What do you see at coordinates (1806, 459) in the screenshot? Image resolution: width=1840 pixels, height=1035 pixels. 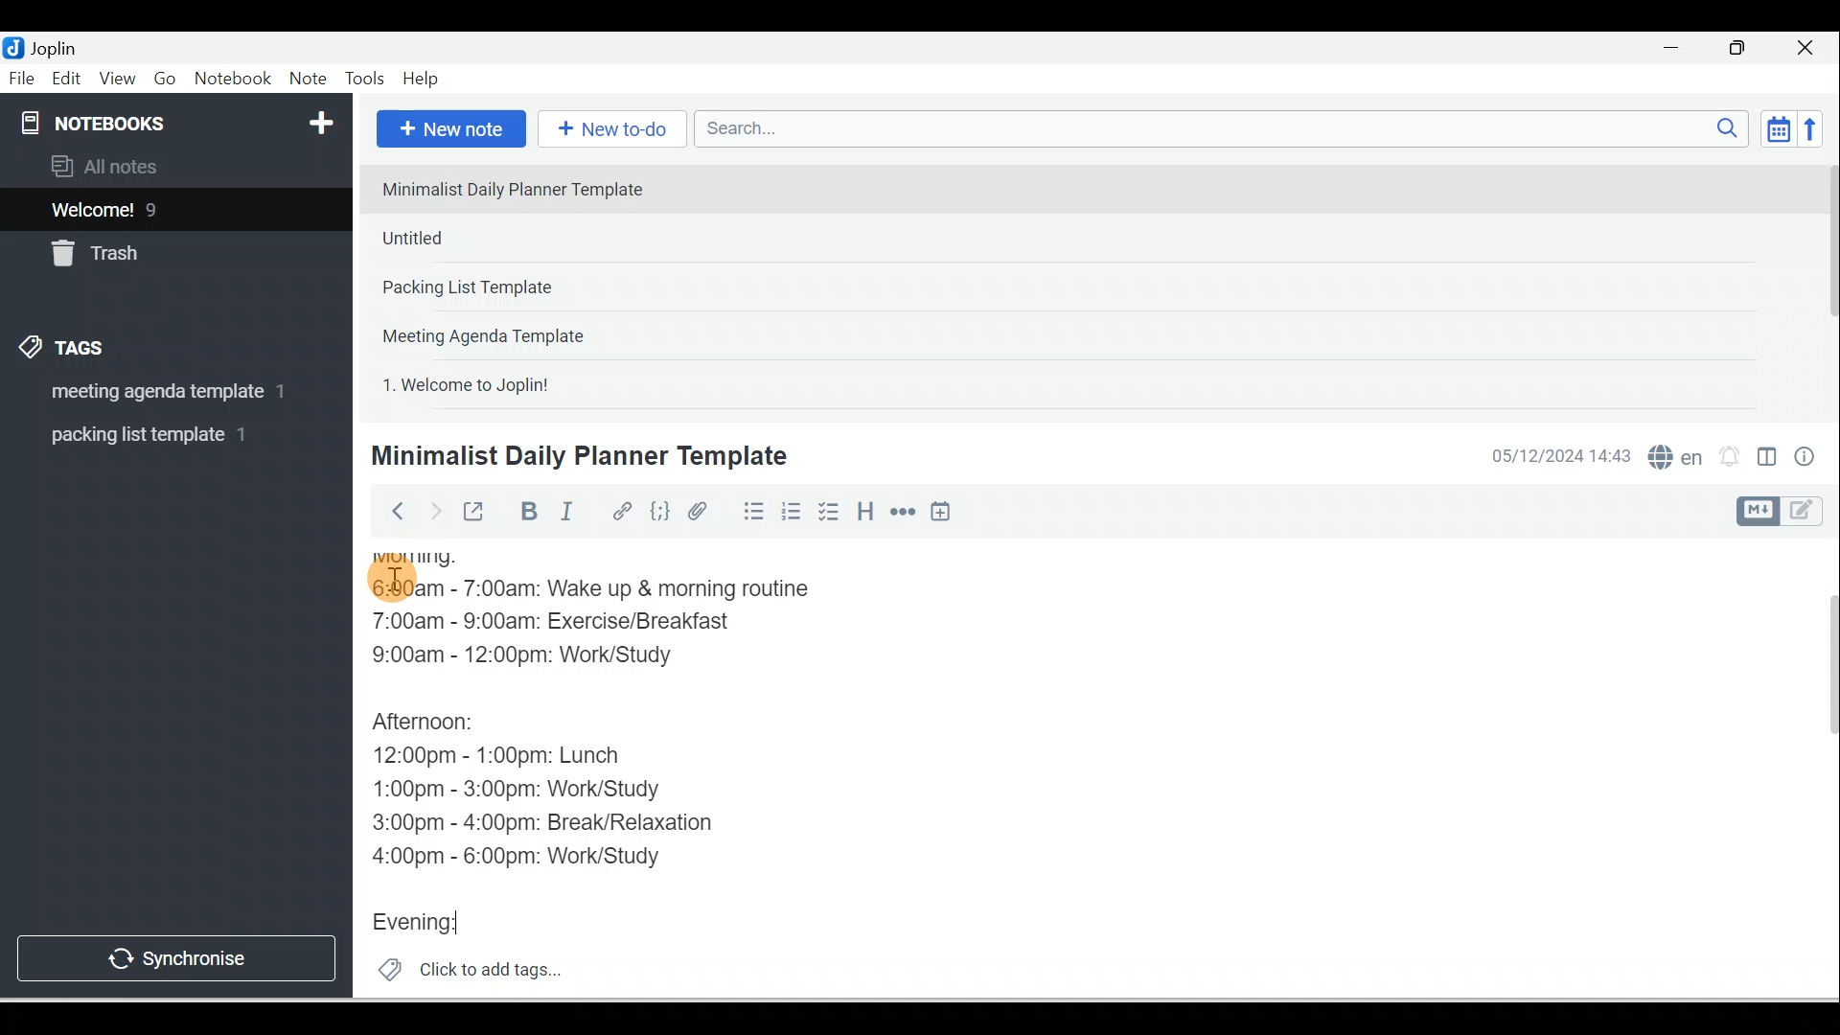 I see `Note properties` at bounding box center [1806, 459].